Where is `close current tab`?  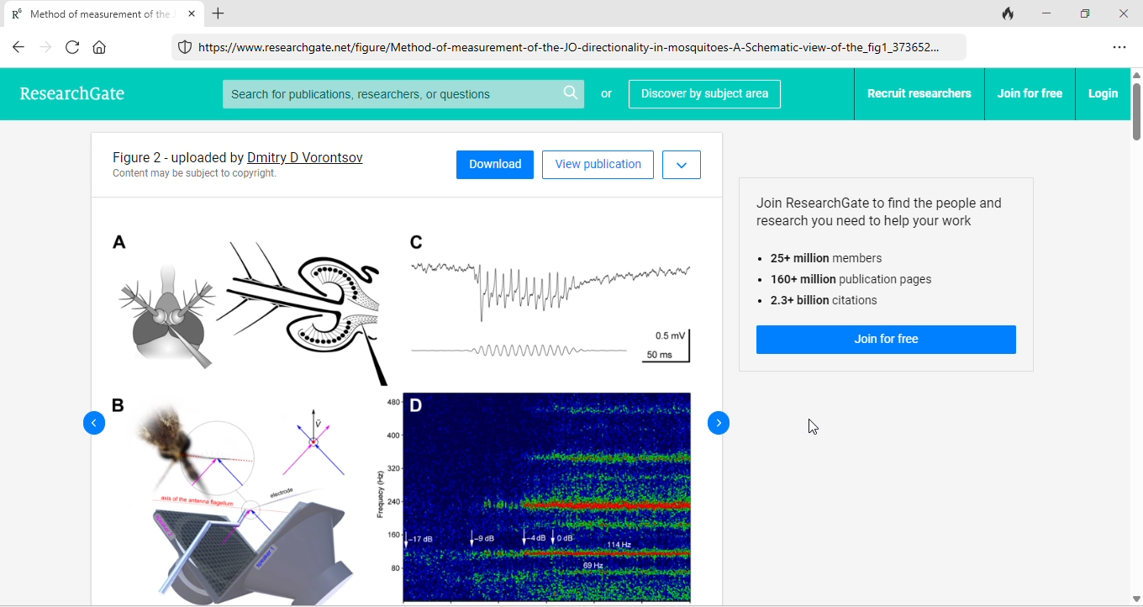 close current tab is located at coordinates (193, 13).